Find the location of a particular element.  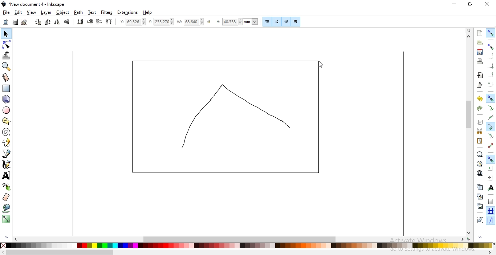

text is located at coordinates (92, 12).